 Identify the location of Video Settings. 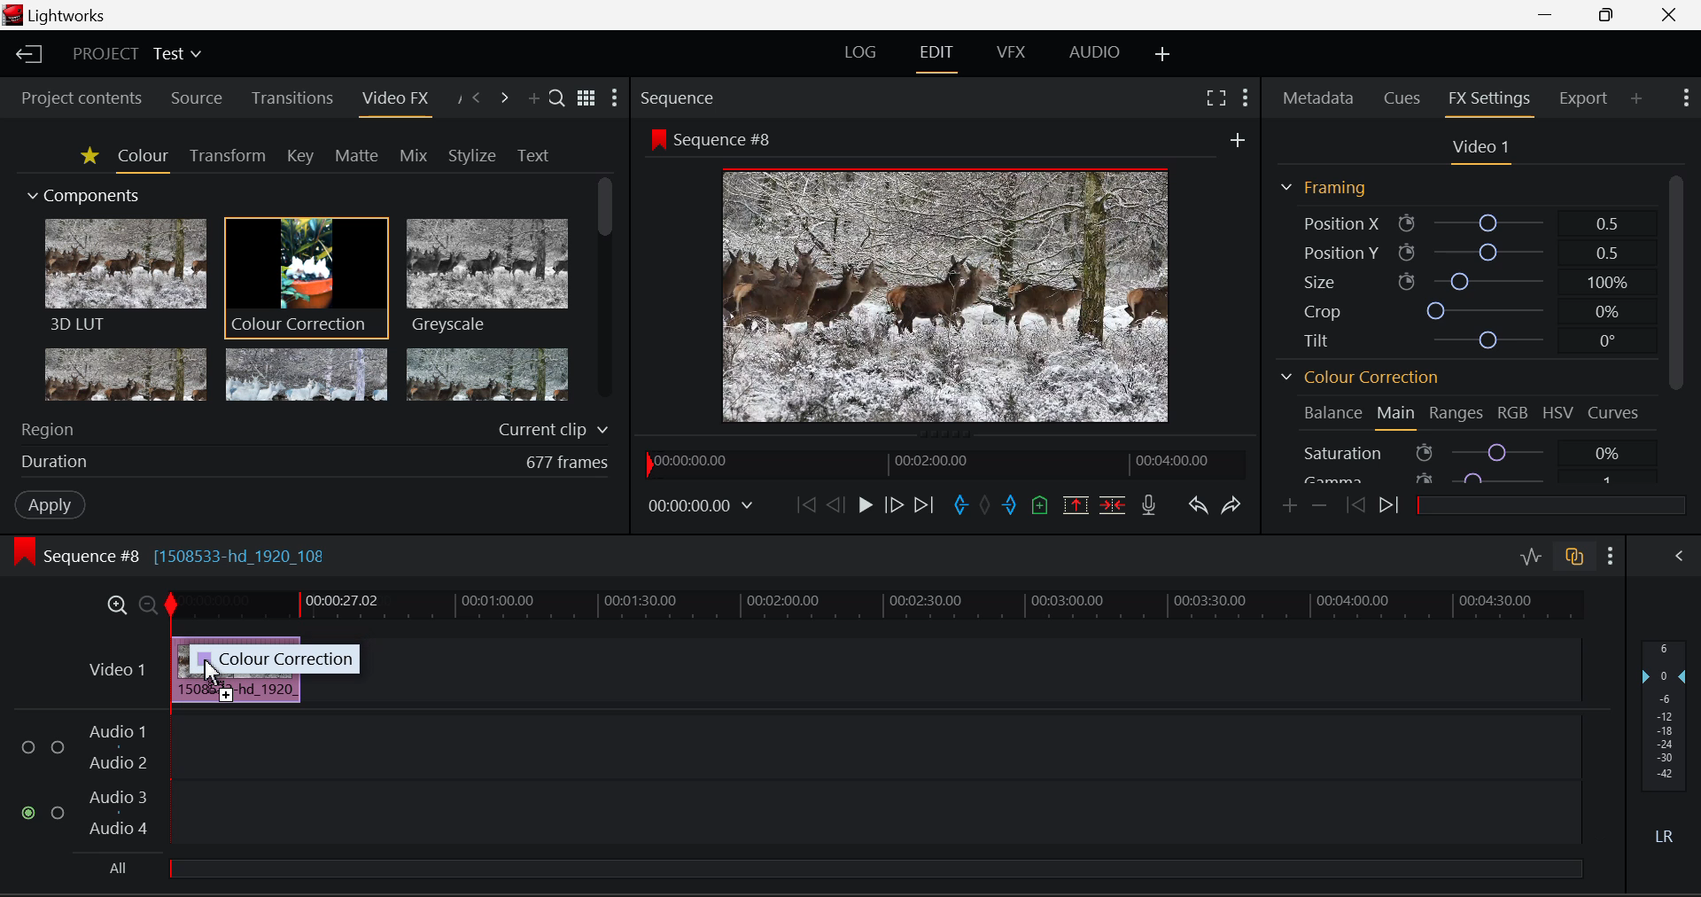
(1478, 149).